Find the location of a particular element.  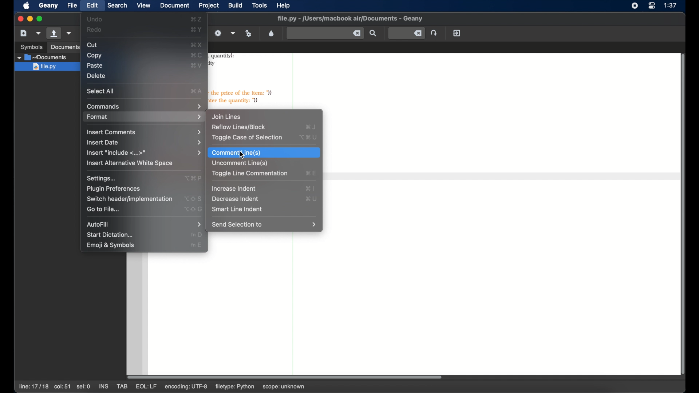

toggle case of selection is located at coordinates (247, 138).